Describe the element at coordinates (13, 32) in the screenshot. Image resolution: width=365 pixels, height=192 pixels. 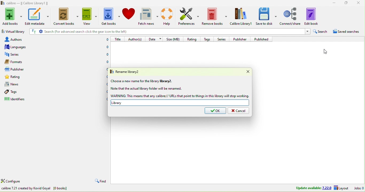
I see `virtual library` at that location.